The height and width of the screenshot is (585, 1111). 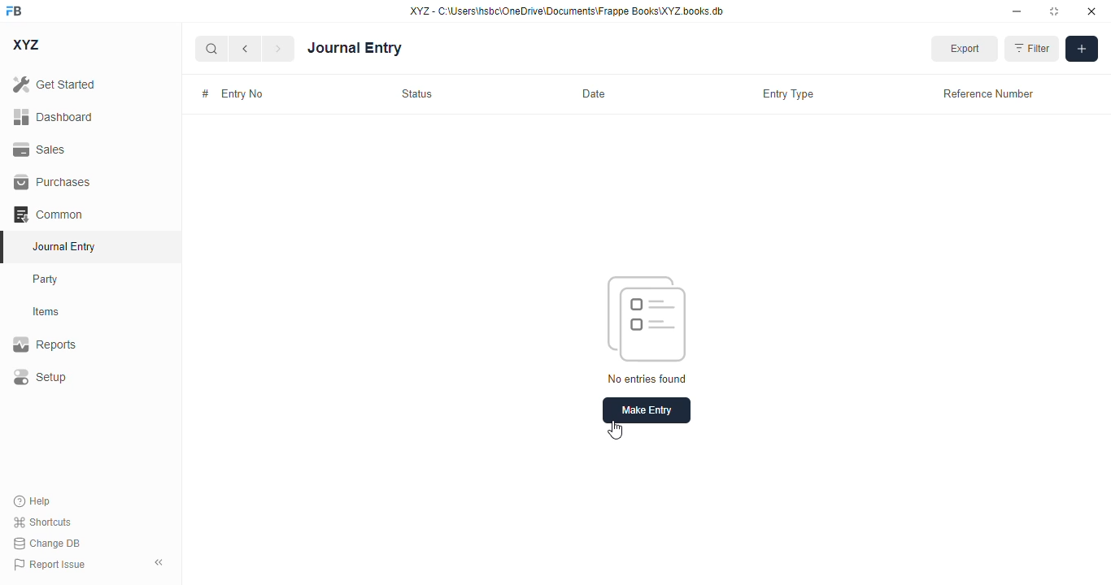 I want to click on add, so click(x=1082, y=49).